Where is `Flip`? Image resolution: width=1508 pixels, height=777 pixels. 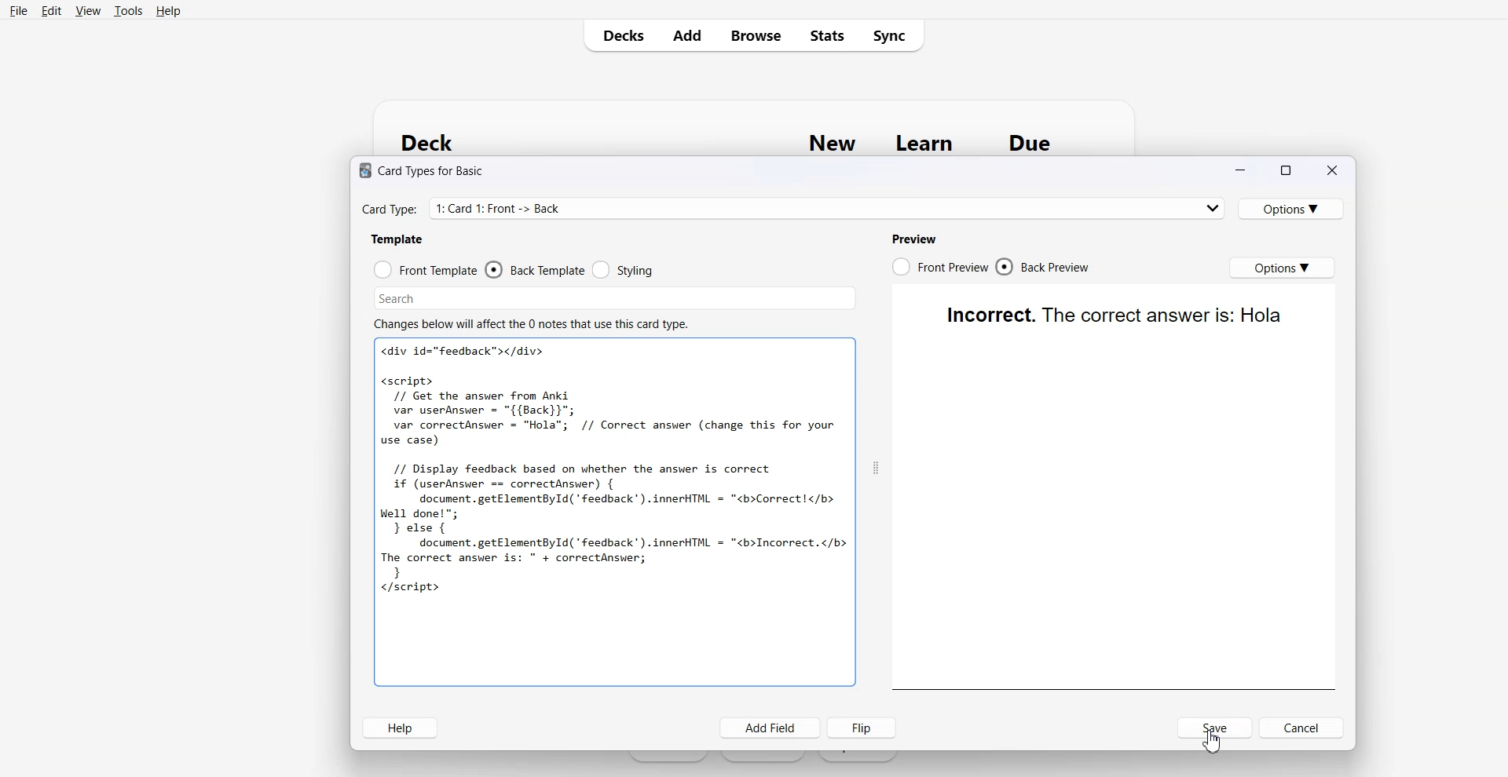
Flip is located at coordinates (862, 728).